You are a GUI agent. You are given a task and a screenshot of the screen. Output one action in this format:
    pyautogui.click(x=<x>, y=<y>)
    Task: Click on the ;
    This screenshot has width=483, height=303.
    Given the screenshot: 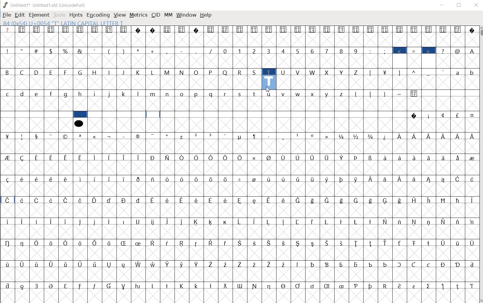 What is the action you would take?
    pyautogui.click(x=386, y=51)
    